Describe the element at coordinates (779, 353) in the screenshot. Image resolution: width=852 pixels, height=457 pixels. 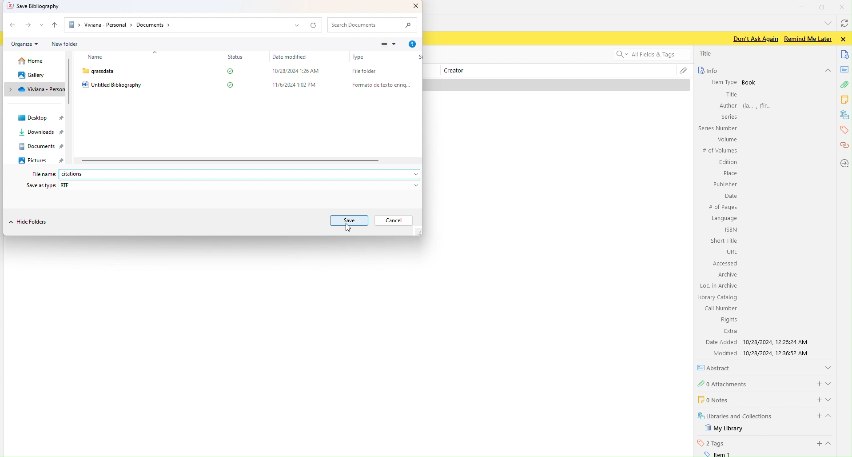
I see `10/28/2024, 12:36:52 AM` at that location.